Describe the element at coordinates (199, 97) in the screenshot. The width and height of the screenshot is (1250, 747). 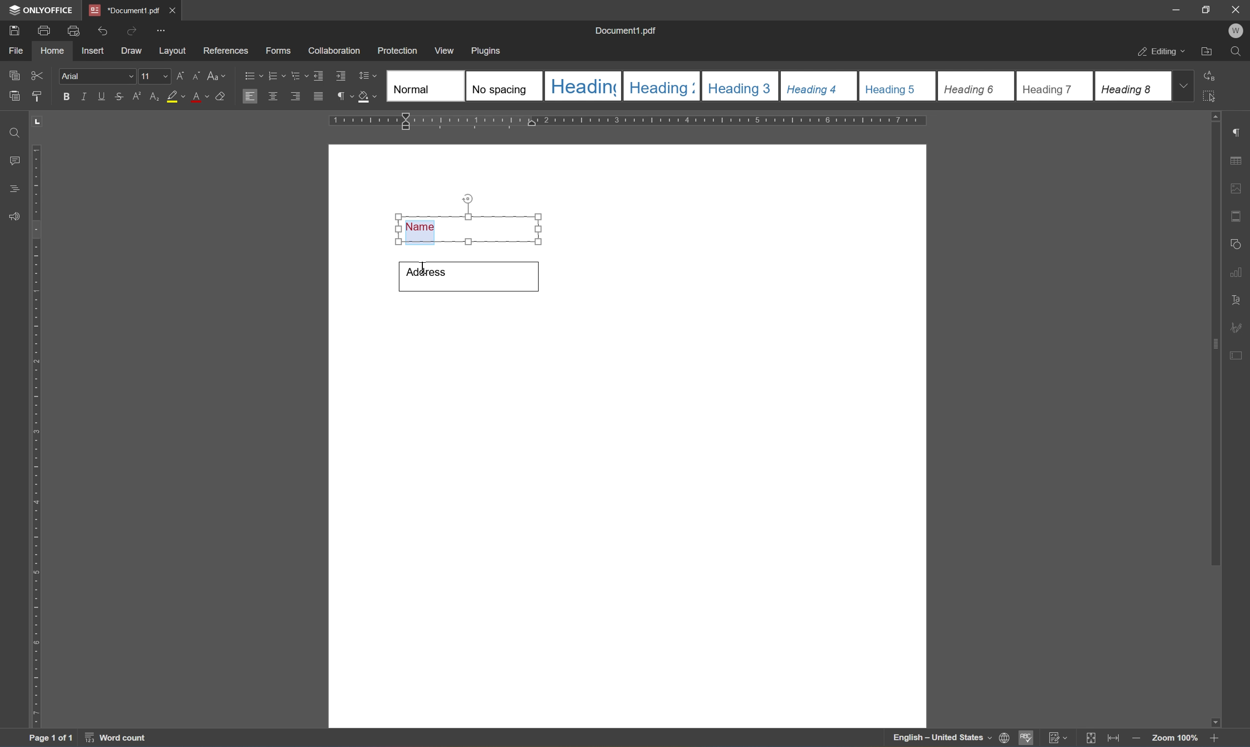
I see `font color` at that location.